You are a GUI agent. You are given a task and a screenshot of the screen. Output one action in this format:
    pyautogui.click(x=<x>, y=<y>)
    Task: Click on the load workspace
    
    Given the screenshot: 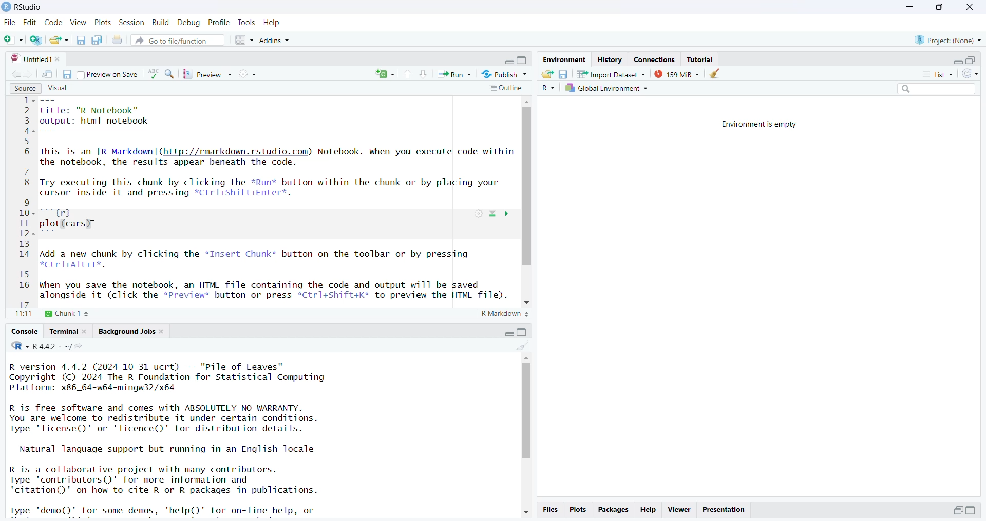 What is the action you would take?
    pyautogui.click(x=547, y=74)
    